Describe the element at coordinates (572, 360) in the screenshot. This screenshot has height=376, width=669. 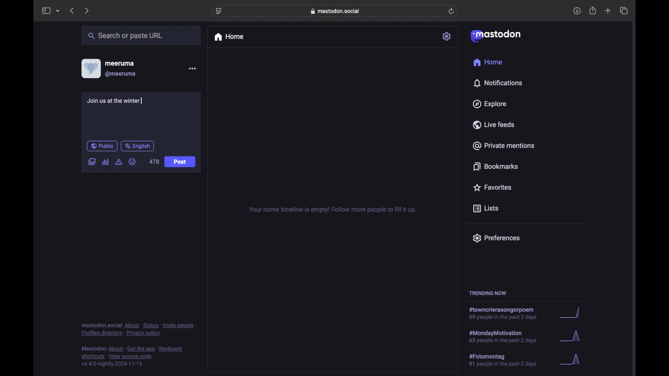
I see `graph` at that location.